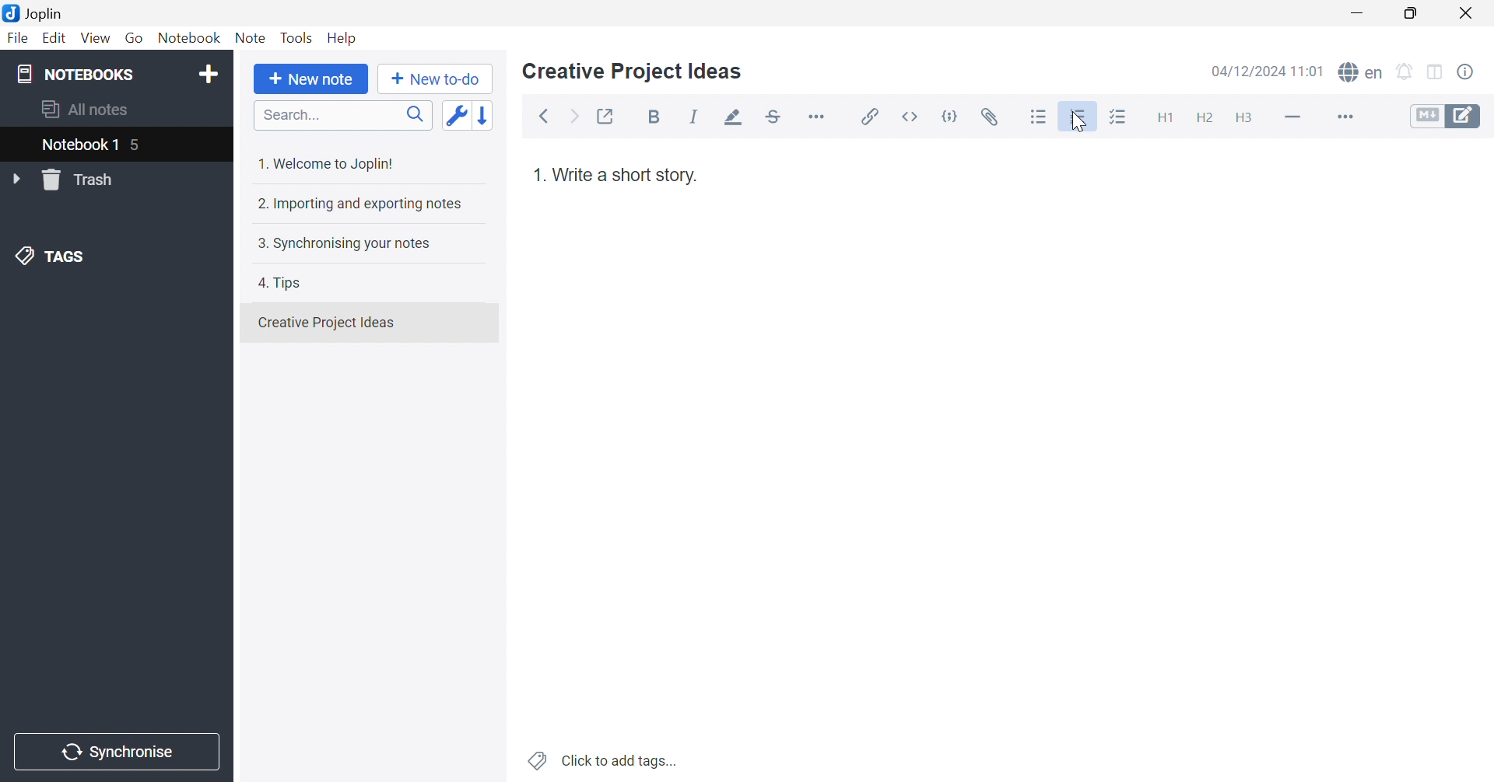 This screenshot has height=782, width=1494. I want to click on Set alarm, so click(1406, 71).